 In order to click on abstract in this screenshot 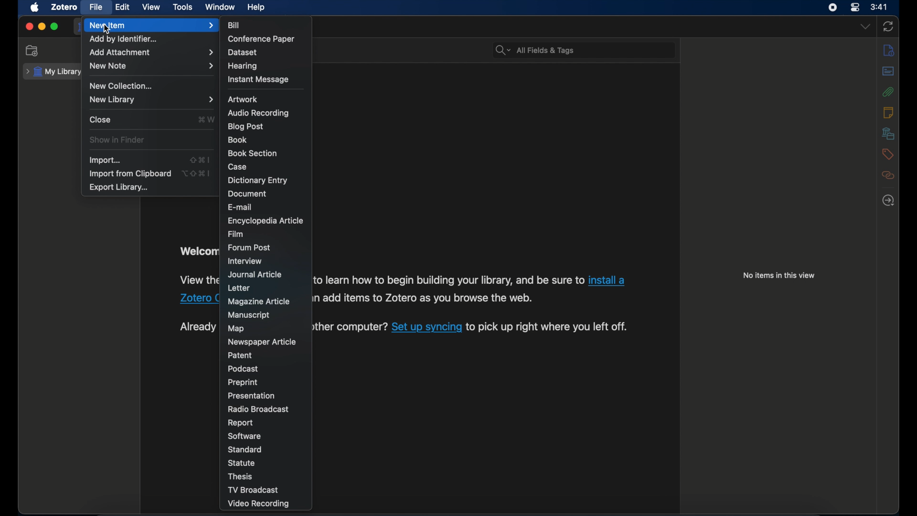, I will do `click(888, 71)`.